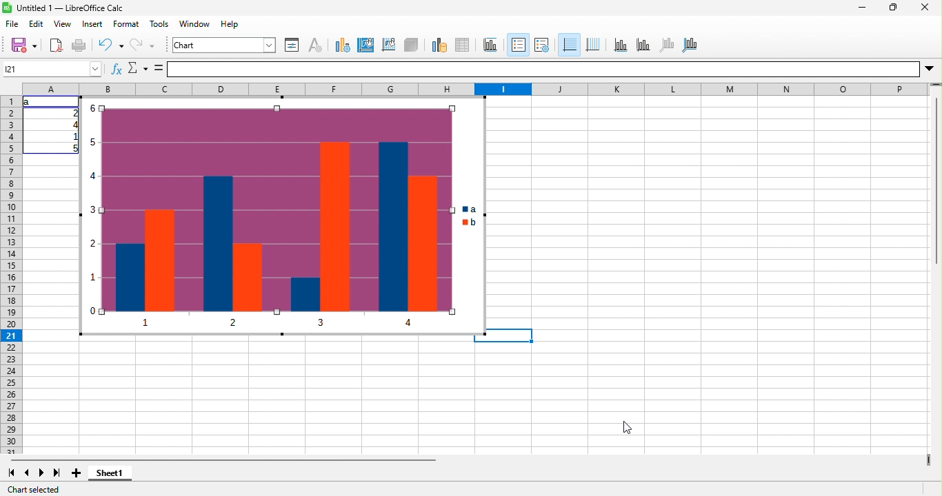  What do you see at coordinates (519, 45) in the screenshot?
I see `legend on/off` at bounding box center [519, 45].